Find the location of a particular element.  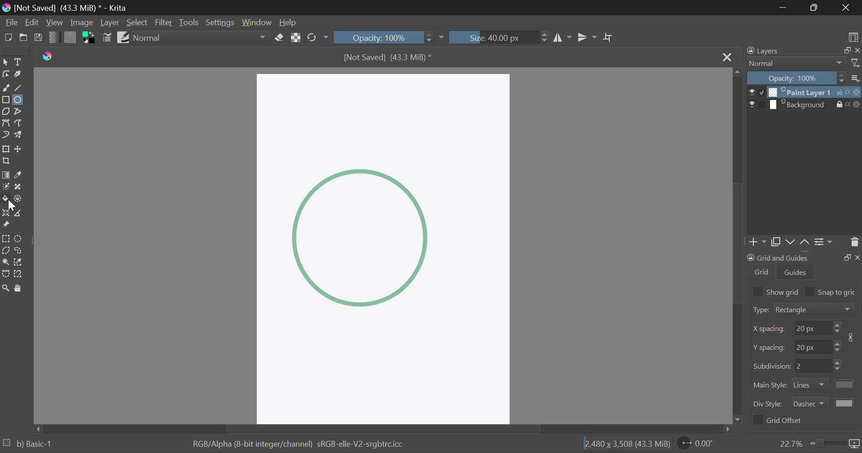

Help is located at coordinates (289, 23).